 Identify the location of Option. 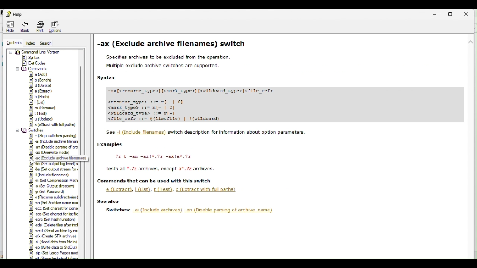
(57, 27).